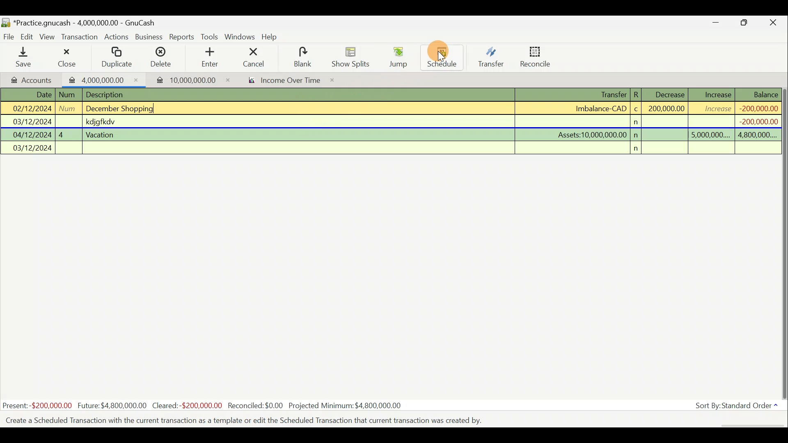 The image size is (788, 443). What do you see at coordinates (88, 23) in the screenshot?
I see `Document name` at bounding box center [88, 23].